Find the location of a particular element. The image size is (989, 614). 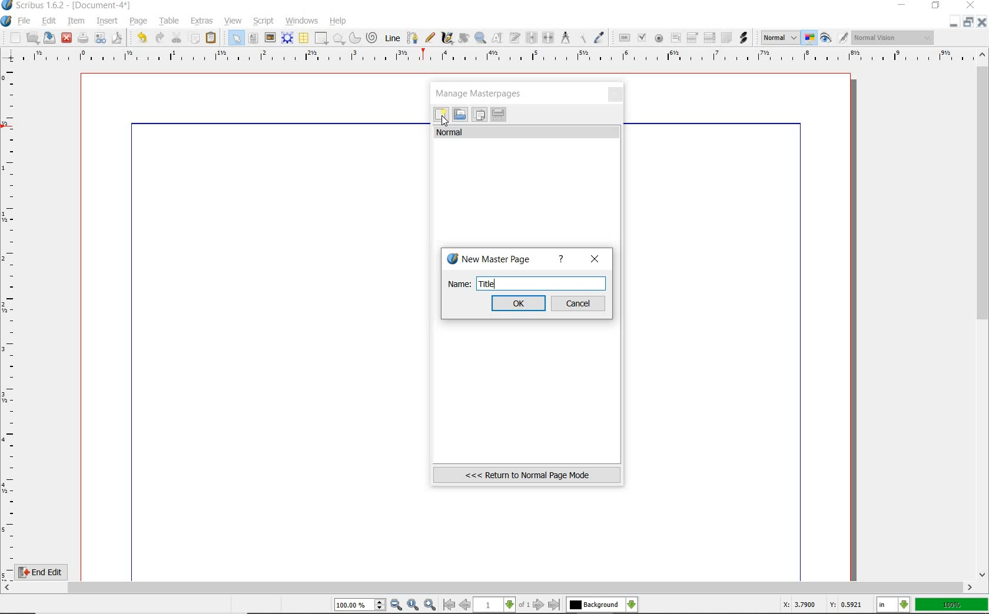

pdf combo box is located at coordinates (693, 37).